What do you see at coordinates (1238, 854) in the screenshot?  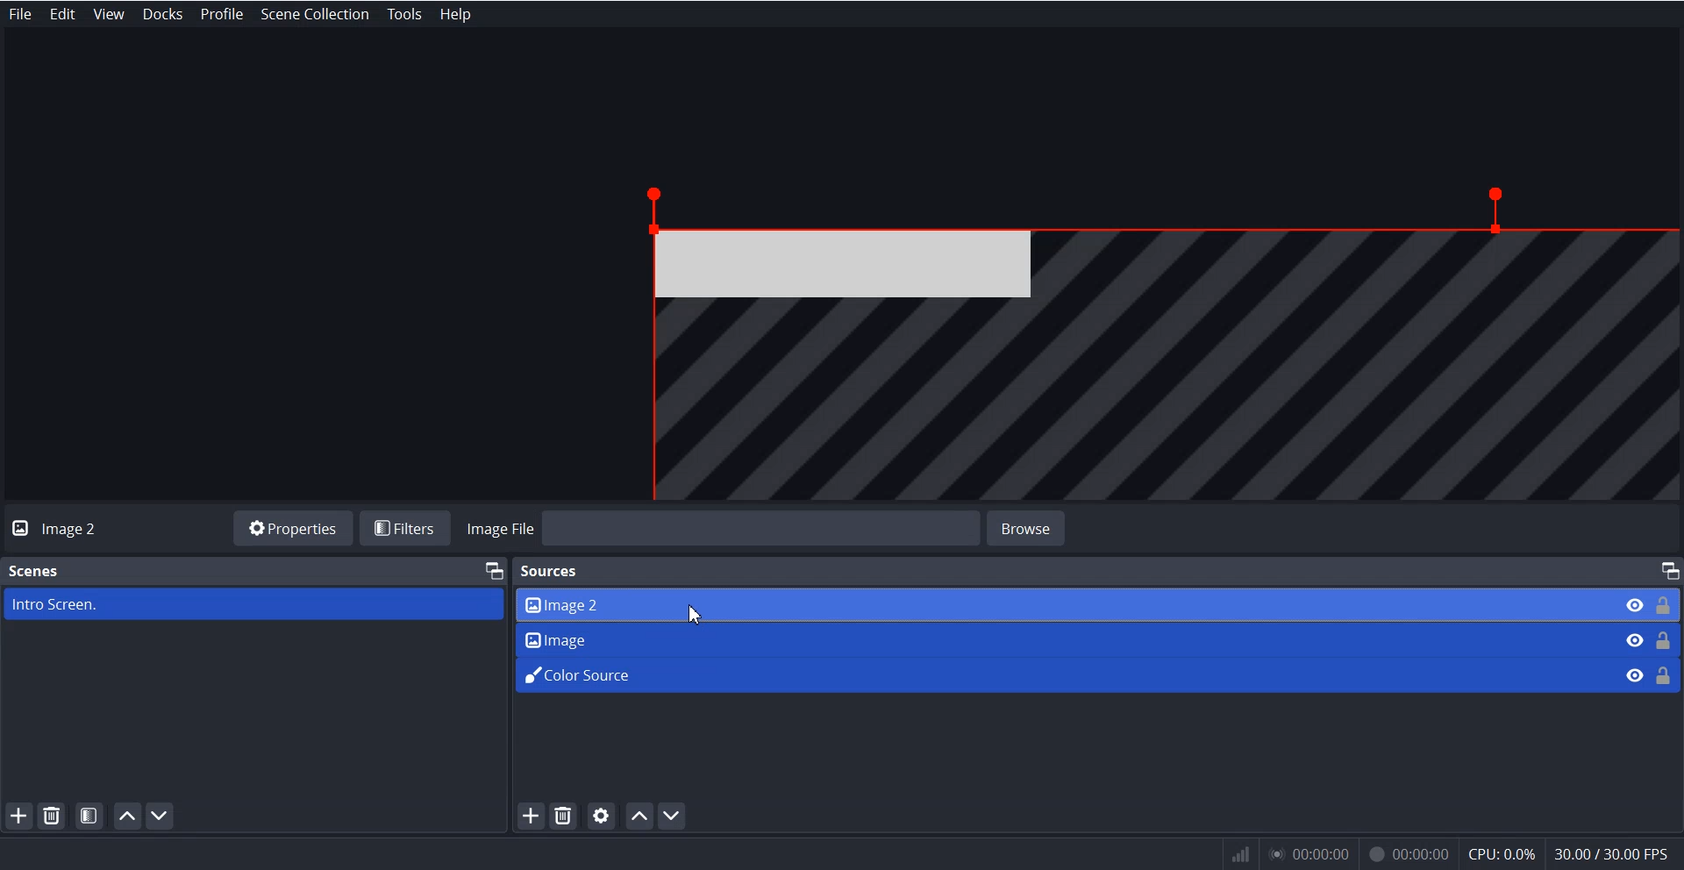 I see `network` at bounding box center [1238, 854].